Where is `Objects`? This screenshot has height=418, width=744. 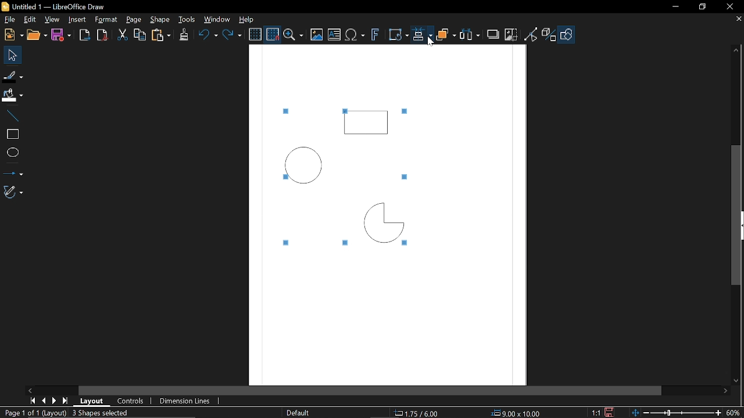
Objects is located at coordinates (445, 35).